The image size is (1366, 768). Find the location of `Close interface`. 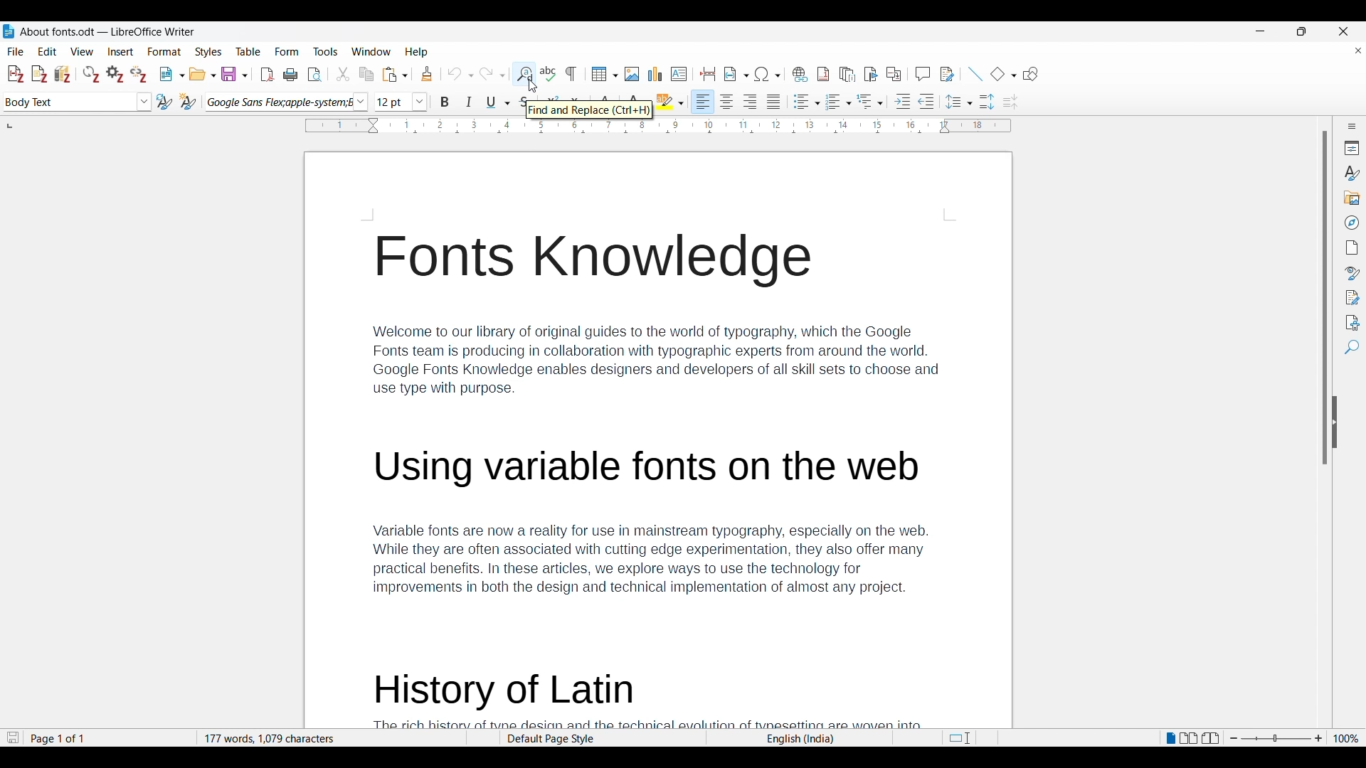

Close interface is located at coordinates (1343, 31).